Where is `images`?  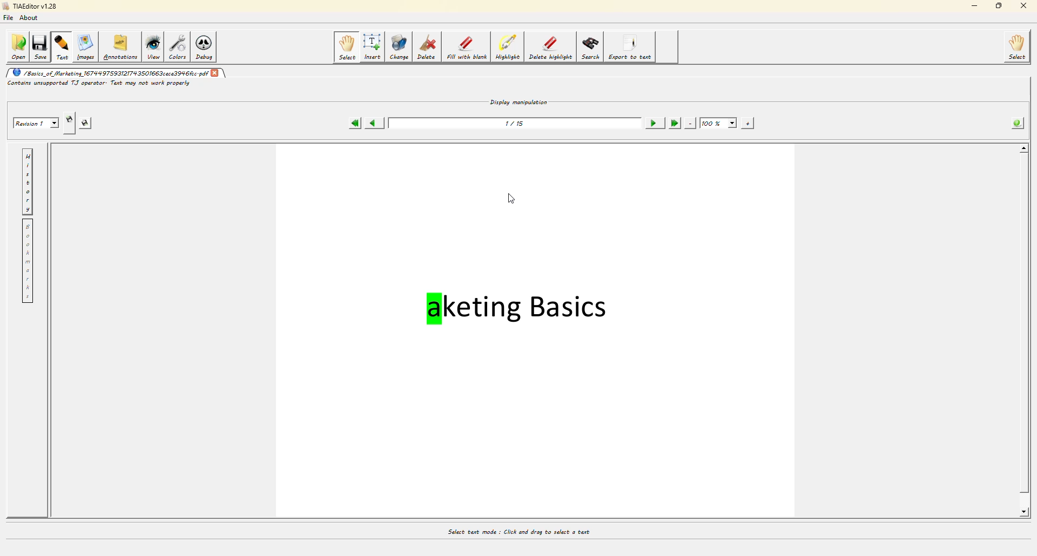
images is located at coordinates (88, 49).